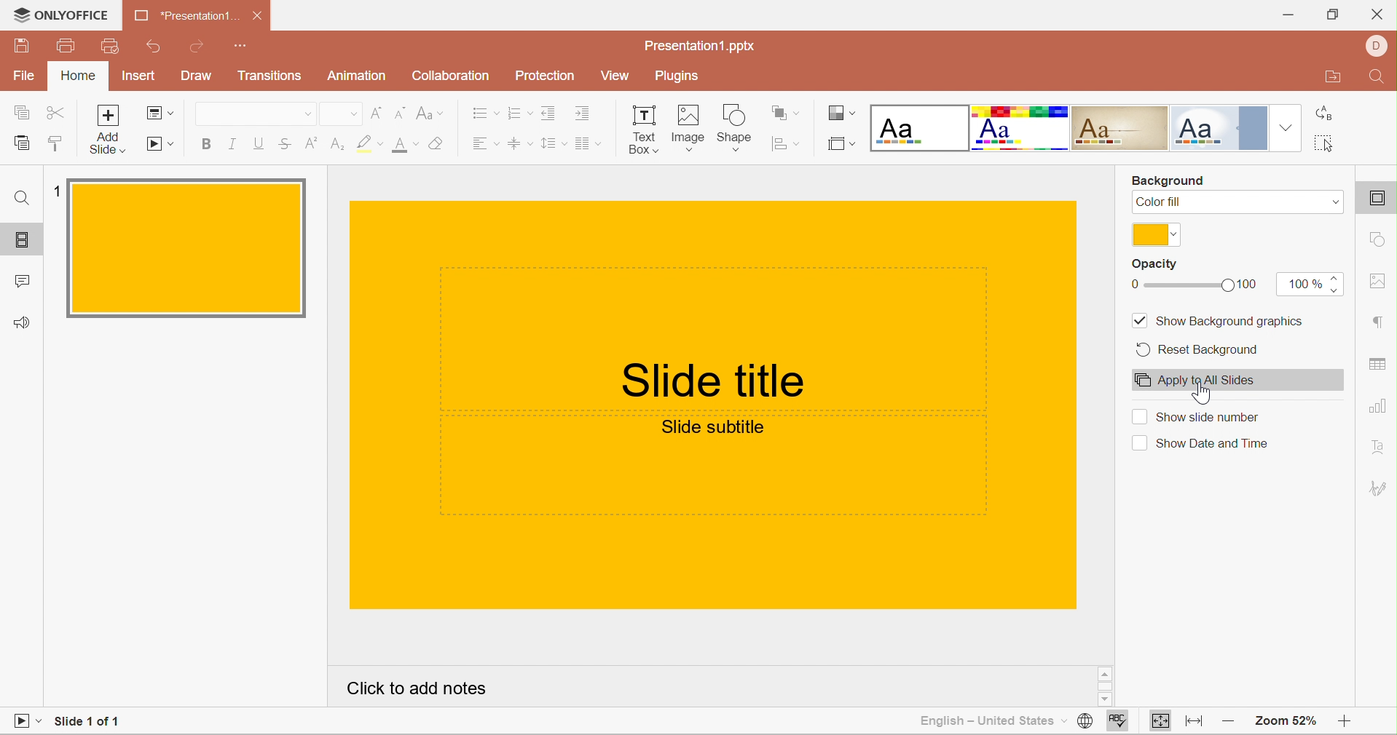  I want to click on Add slide, so click(109, 116).